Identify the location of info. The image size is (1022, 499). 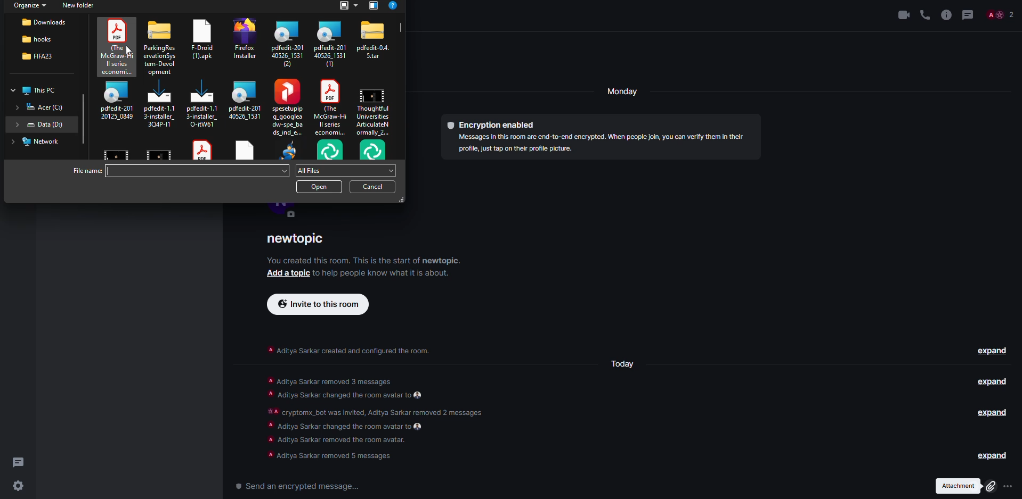
(382, 414).